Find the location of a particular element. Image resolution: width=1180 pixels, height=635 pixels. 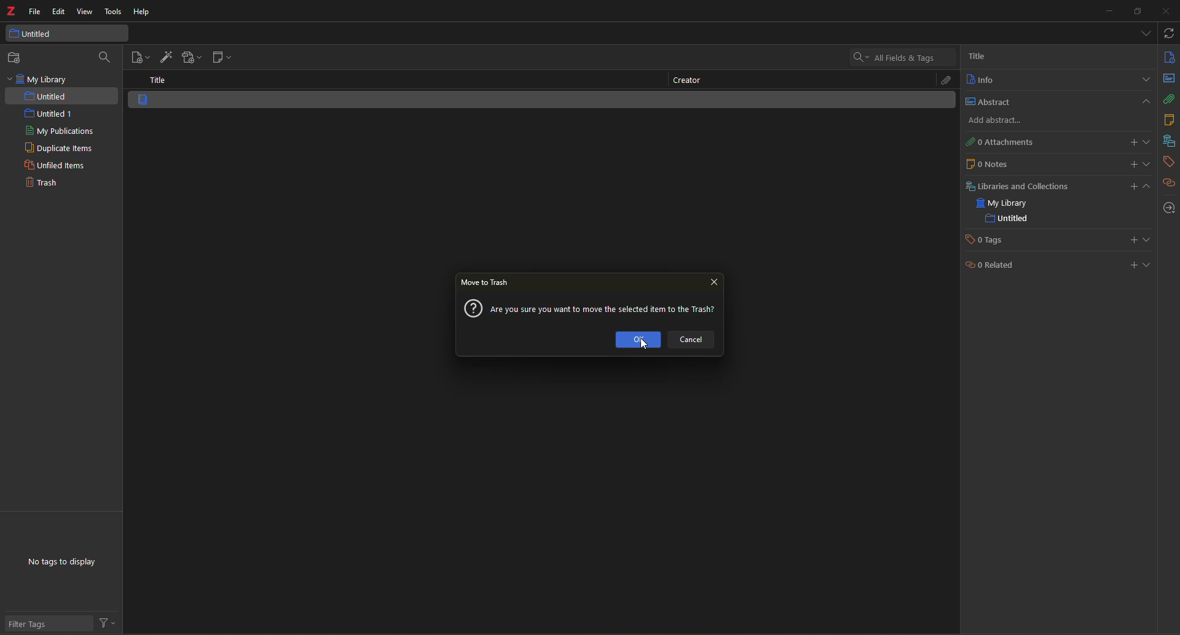

move to trash is located at coordinates (490, 282).